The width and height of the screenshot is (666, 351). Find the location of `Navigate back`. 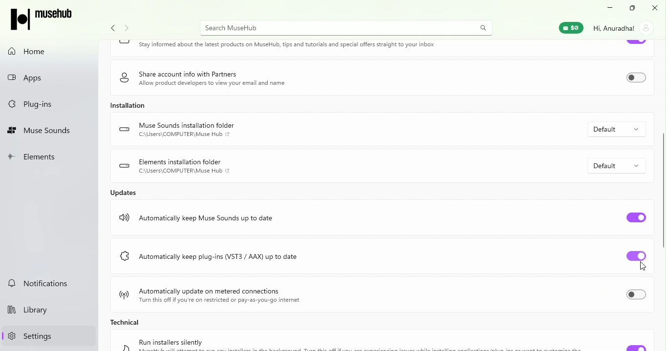

Navigate back is located at coordinates (112, 28).